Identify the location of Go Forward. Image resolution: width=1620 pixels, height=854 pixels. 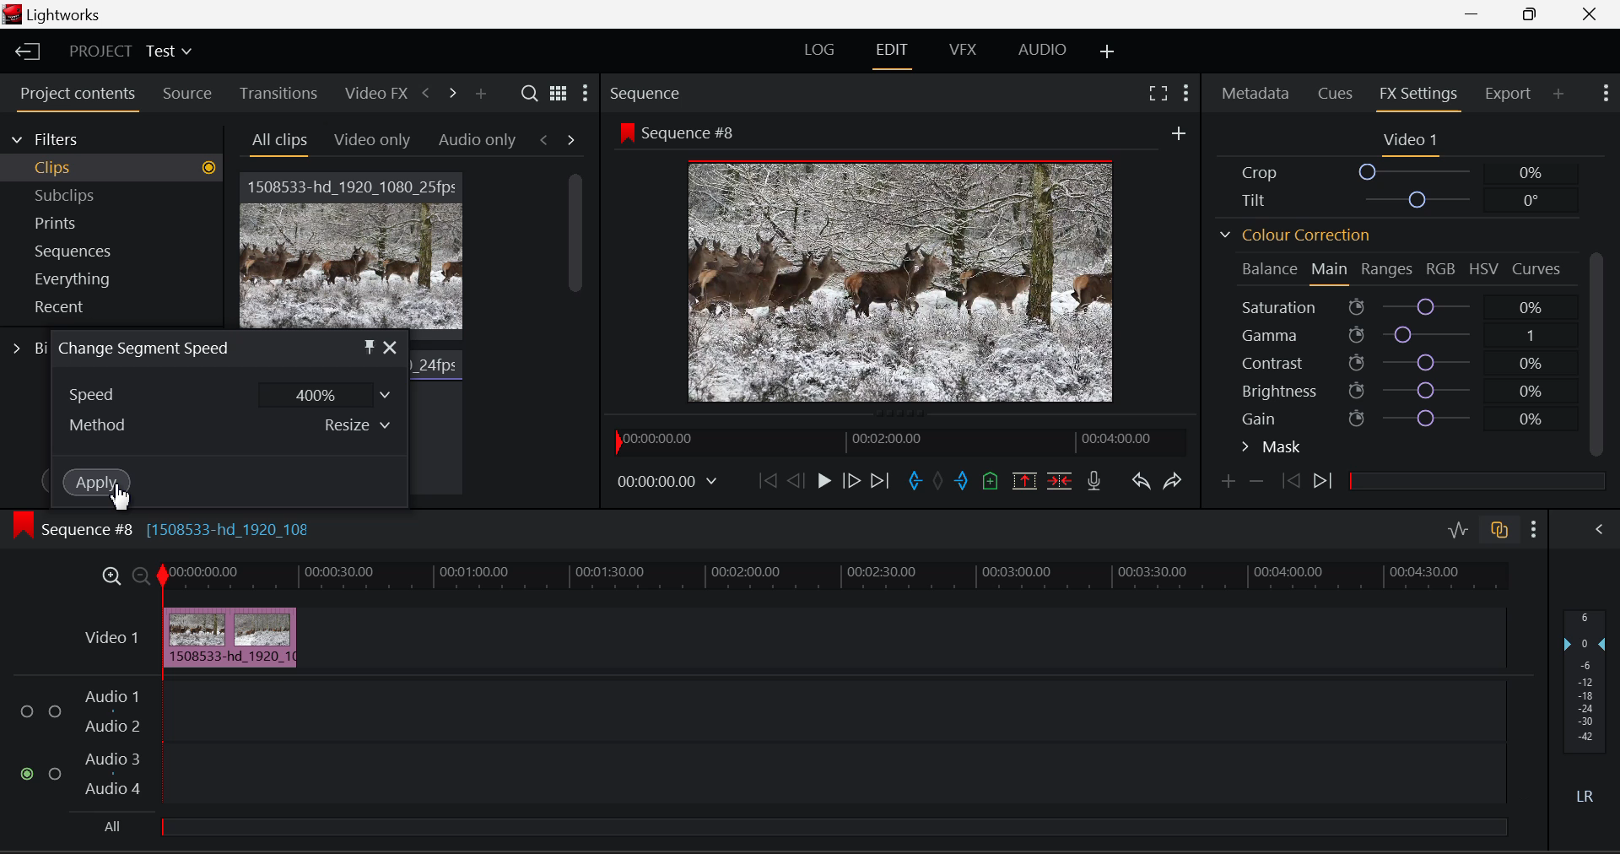
(855, 481).